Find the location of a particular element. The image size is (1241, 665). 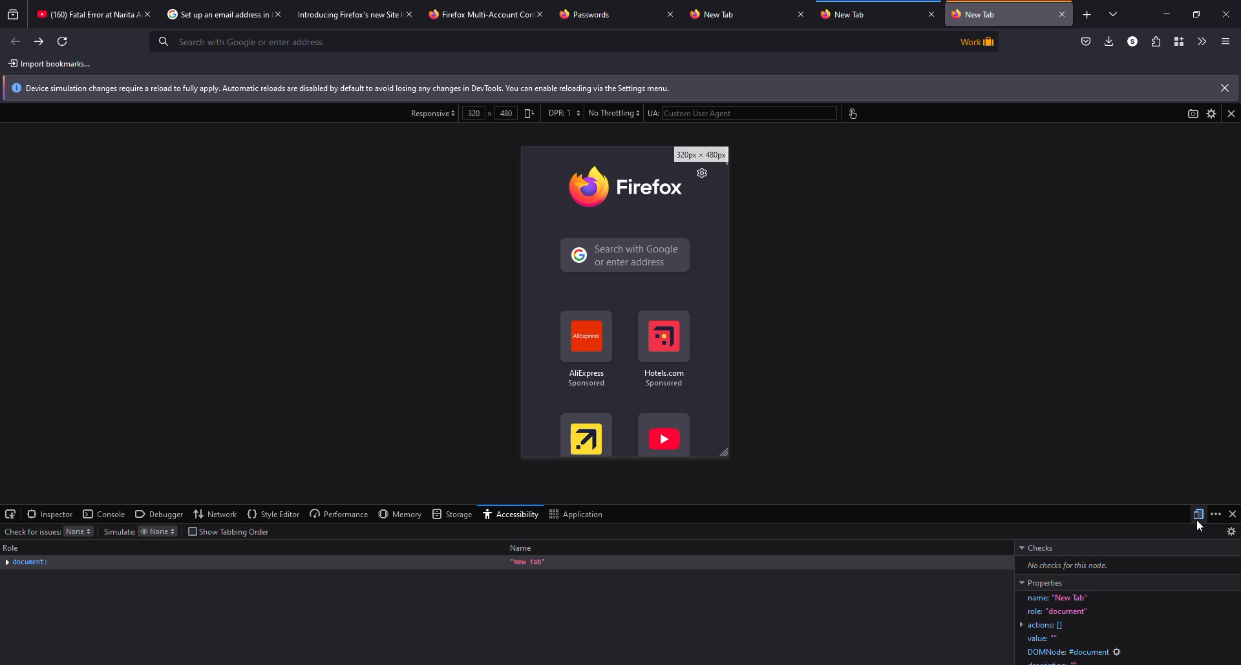

close is located at coordinates (542, 13).